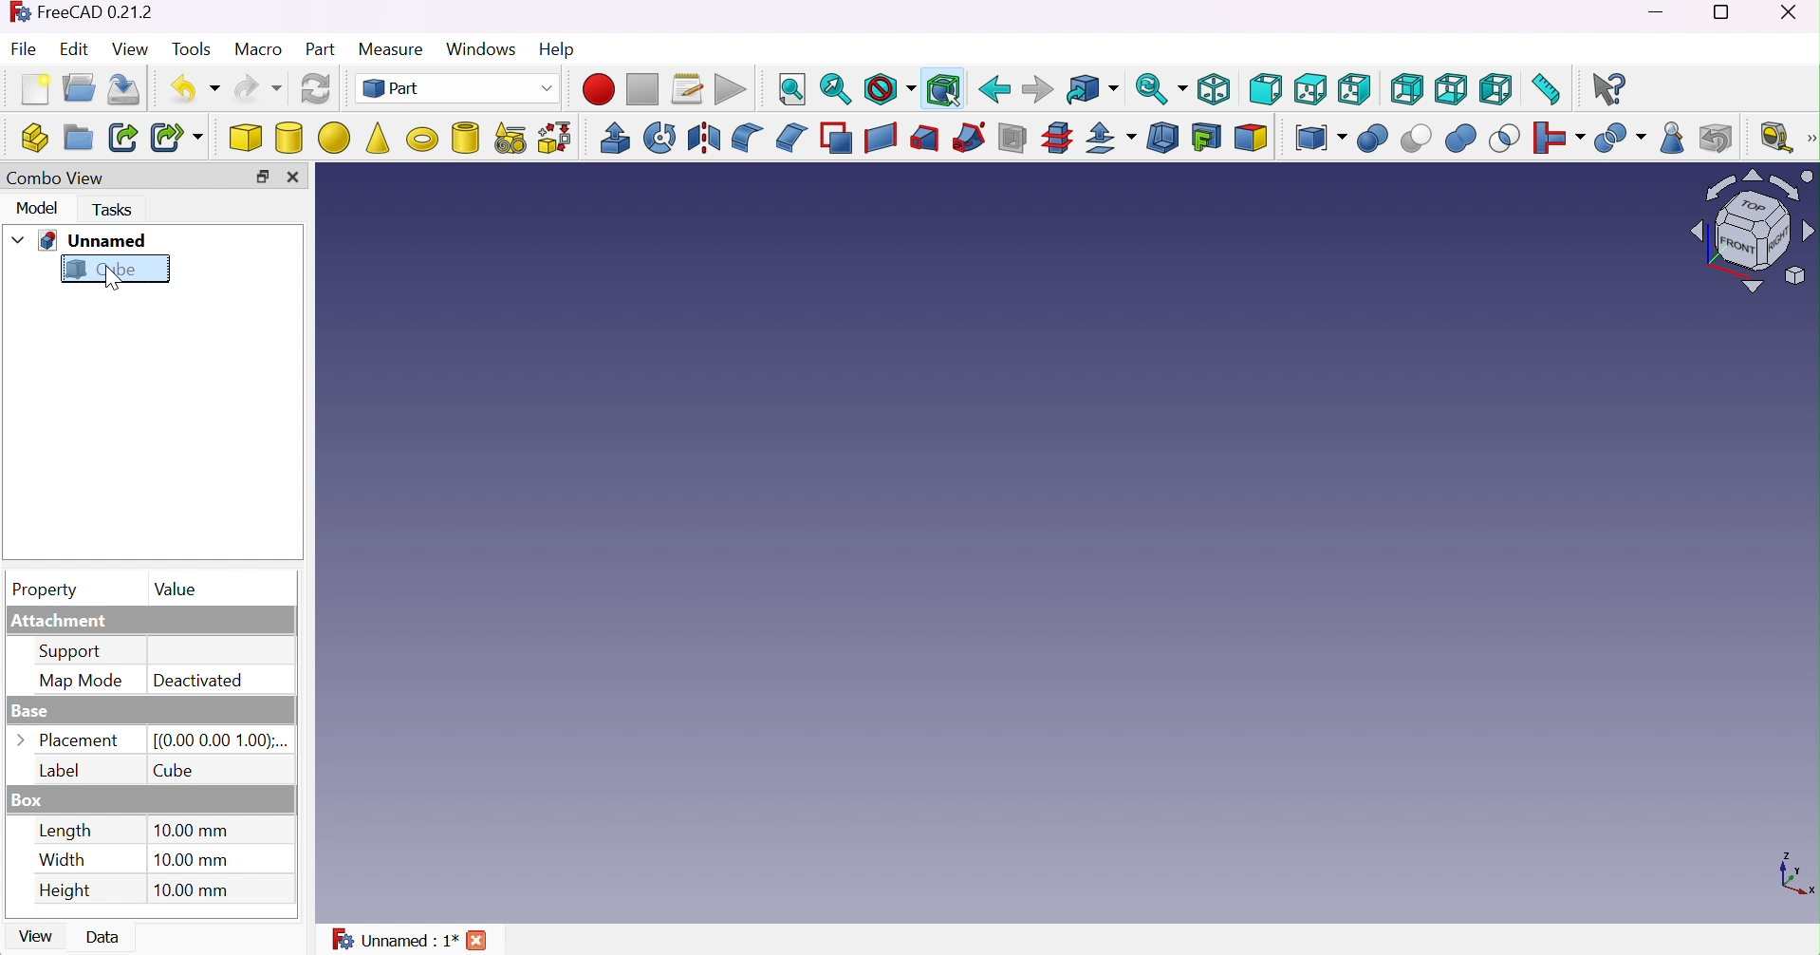 Image resolution: width=1820 pixels, height=955 pixels. What do you see at coordinates (1266, 88) in the screenshot?
I see `Front` at bounding box center [1266, 88].